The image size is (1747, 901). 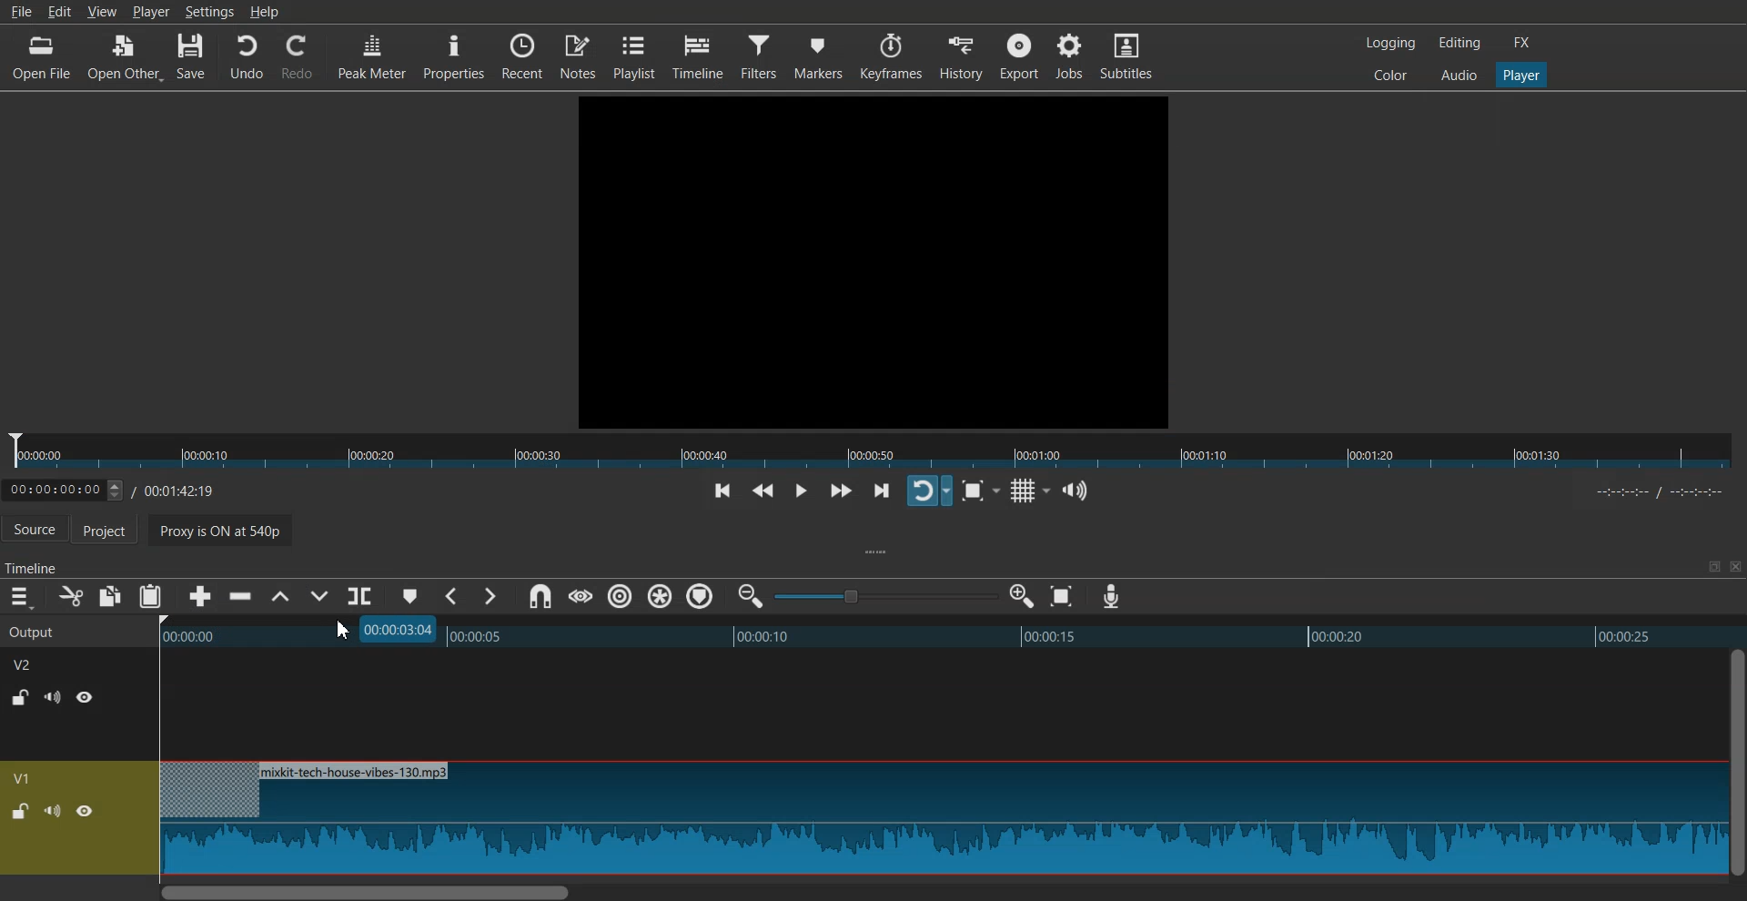 What do you see at coordinates (1068, 55) in the screenshot?
I see `Jobs` at bounding box center [1068, 55].